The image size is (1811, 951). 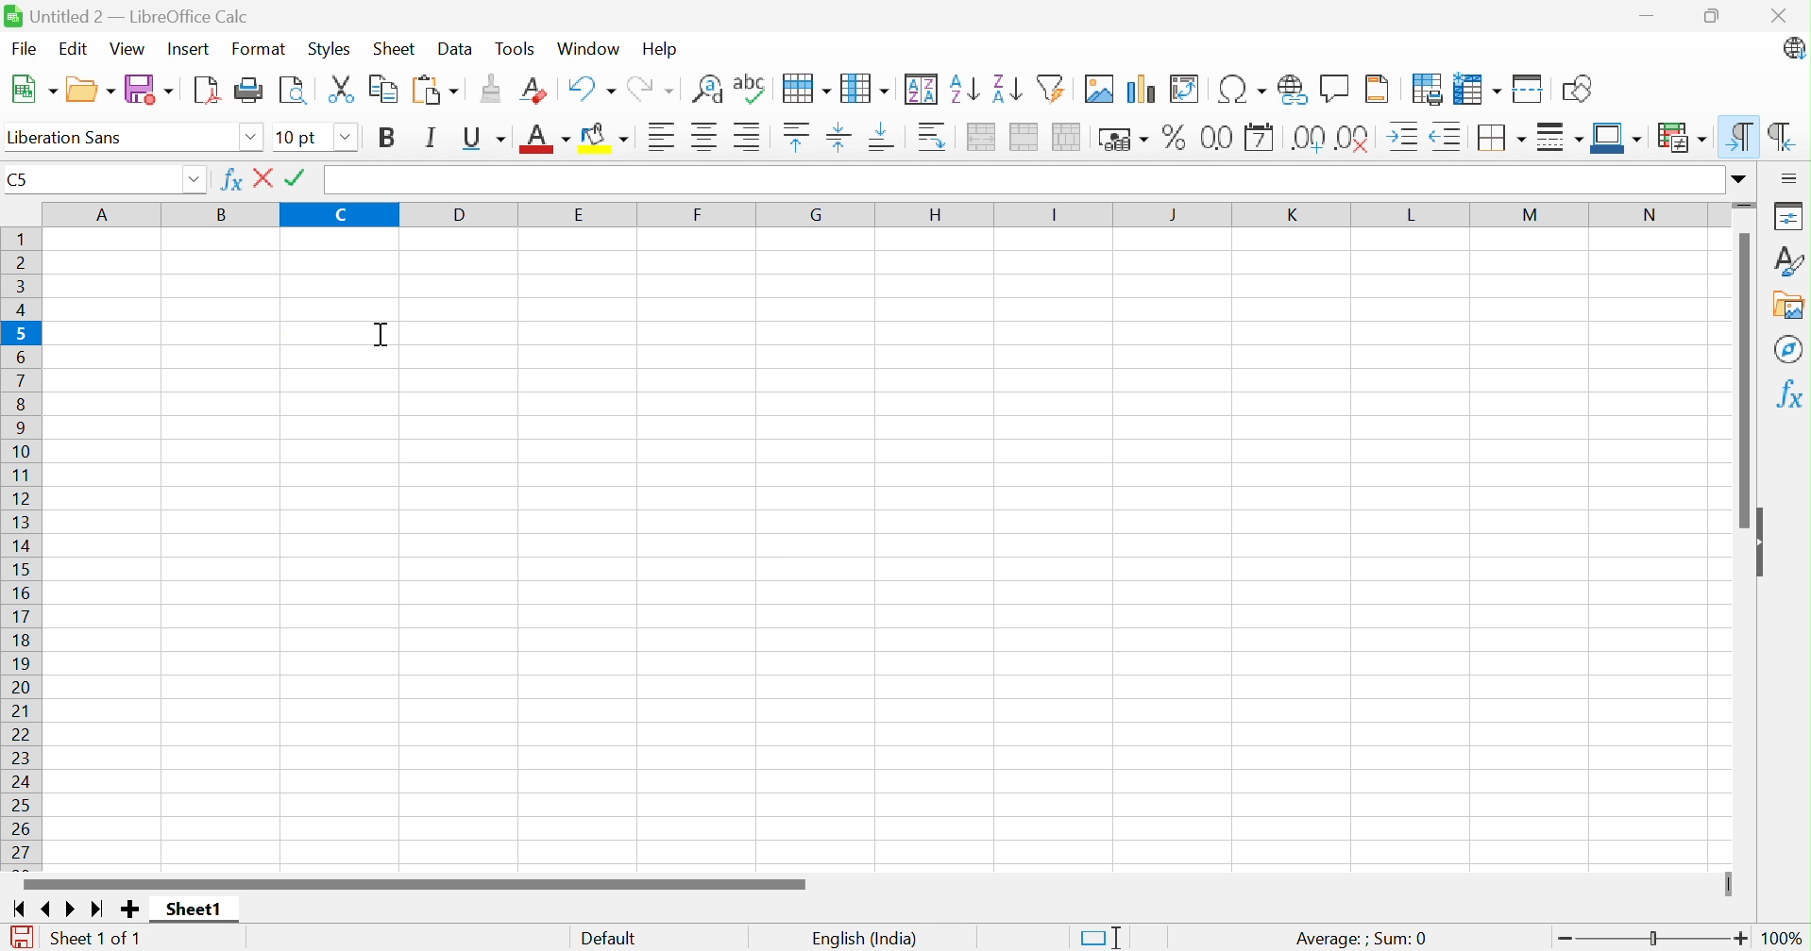 I want to click on Font name, so click(x=300, y=139).